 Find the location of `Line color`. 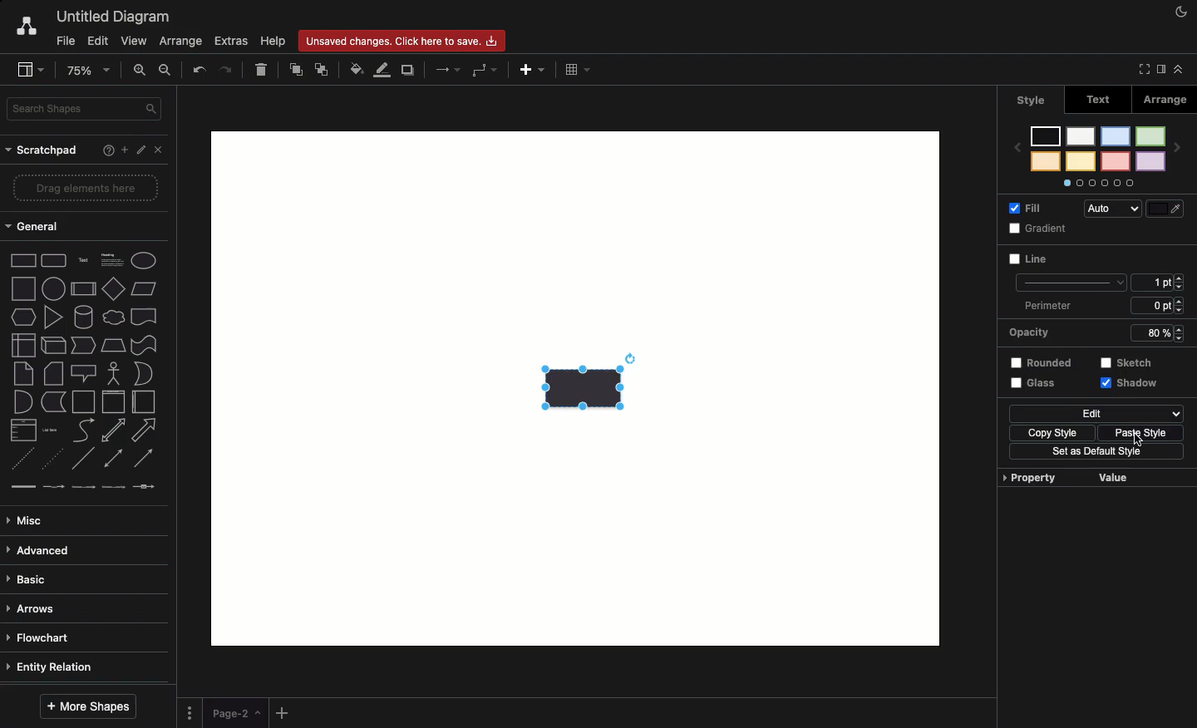

Line color is located at coordinates (382, 71).